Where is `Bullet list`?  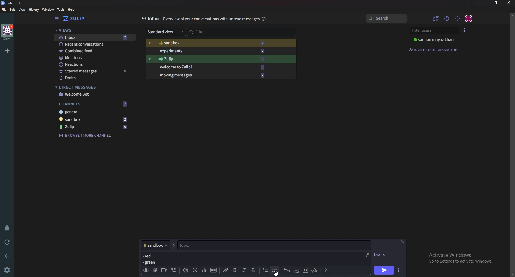 Bullet list is located at coordinates (275, 270).